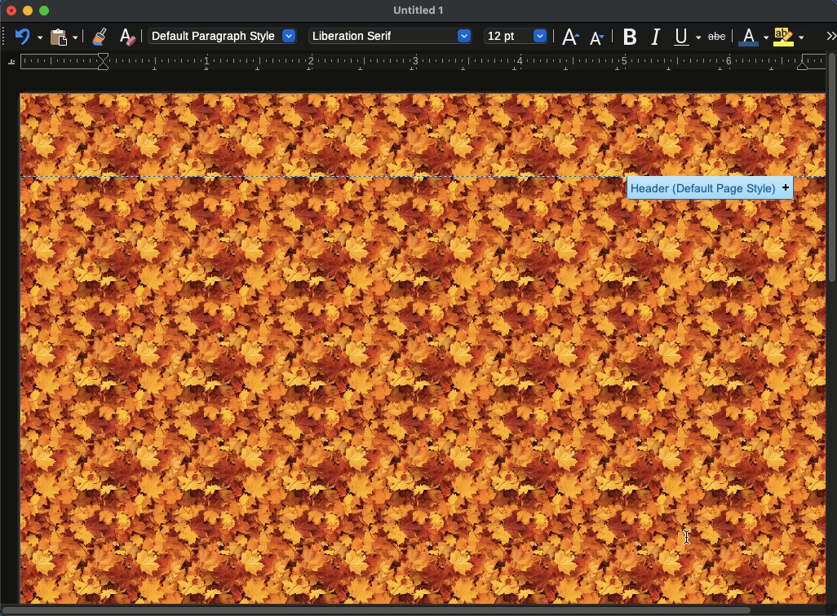 This screenshot has width=837, height=616. What do you see at coordinates (222, 36) in the screenshot?
I see `Default paragraph style` at bounding box center [222, 36].